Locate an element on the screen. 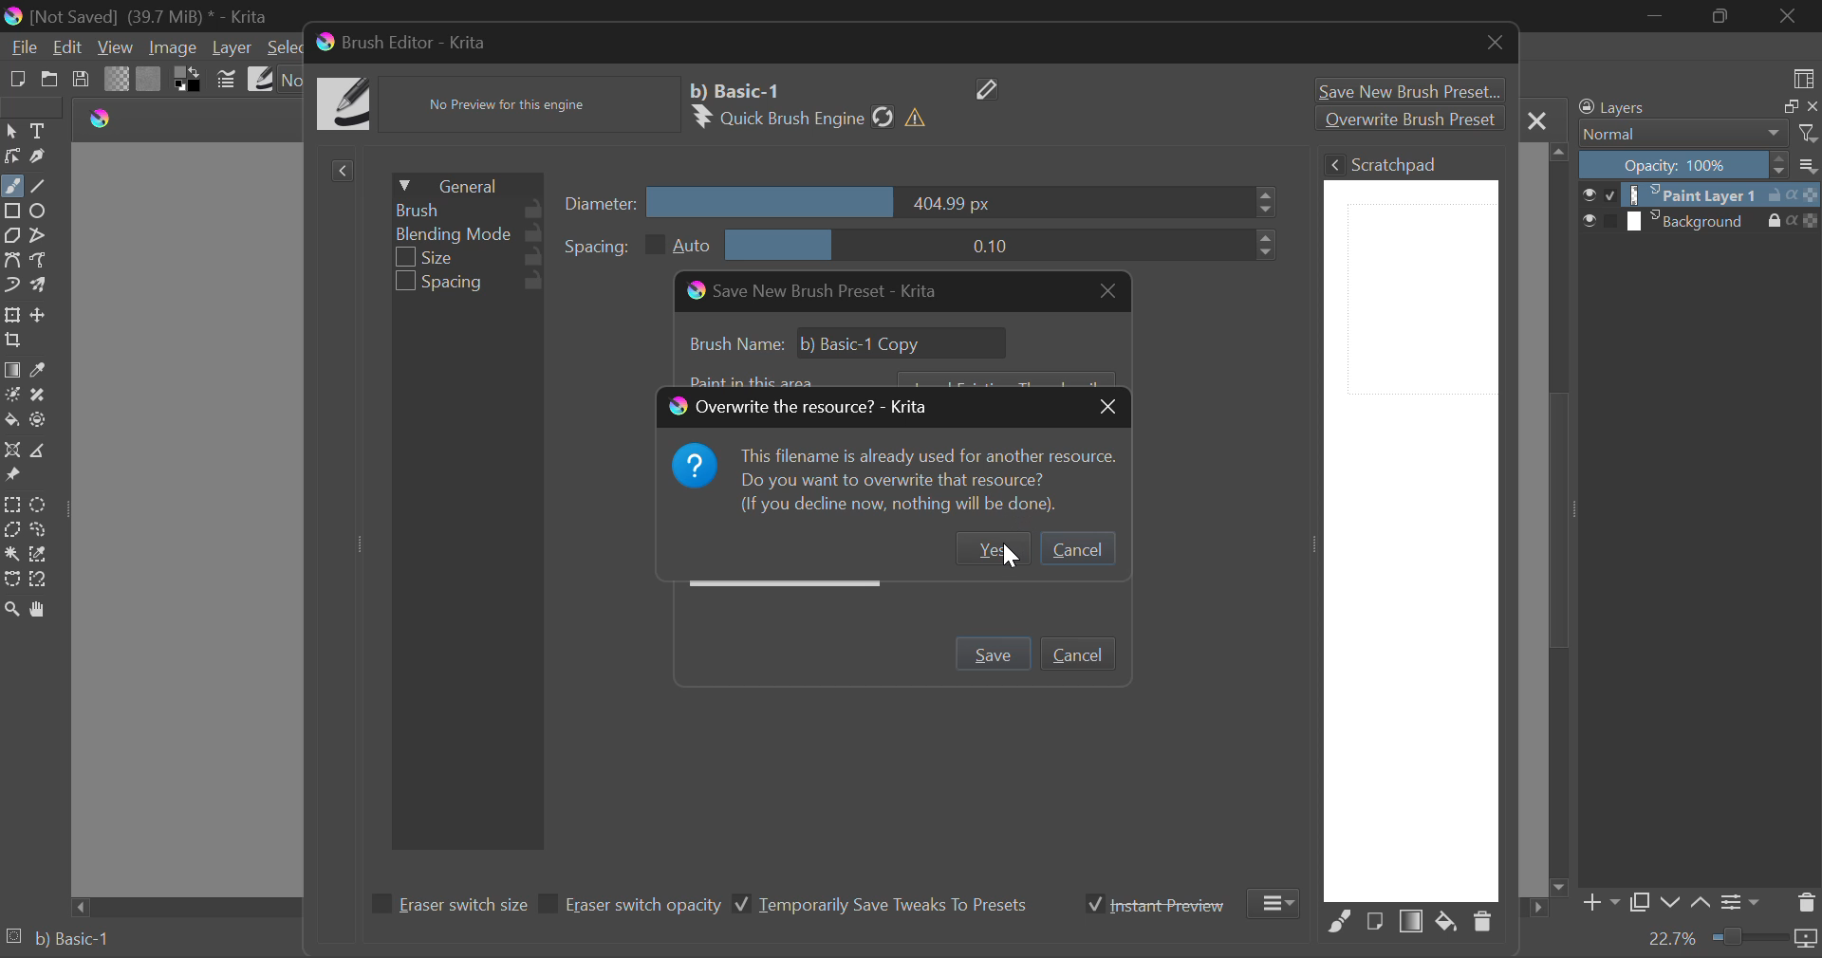  Move Layer Down is located at coordinates (1672, 903).